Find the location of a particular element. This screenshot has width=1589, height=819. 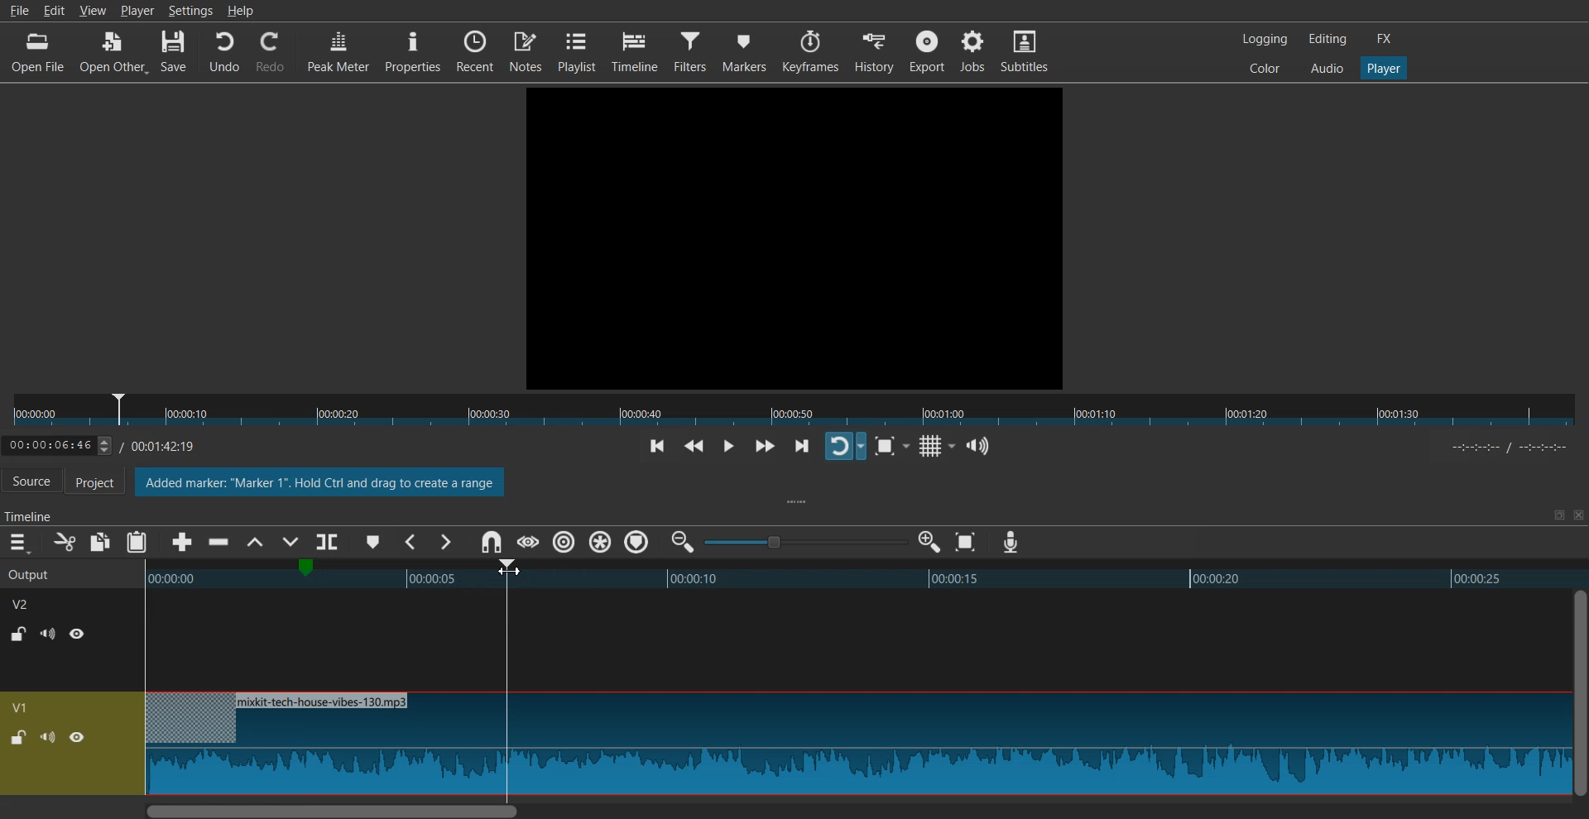

Audio is located at coordinates (1327, 67).